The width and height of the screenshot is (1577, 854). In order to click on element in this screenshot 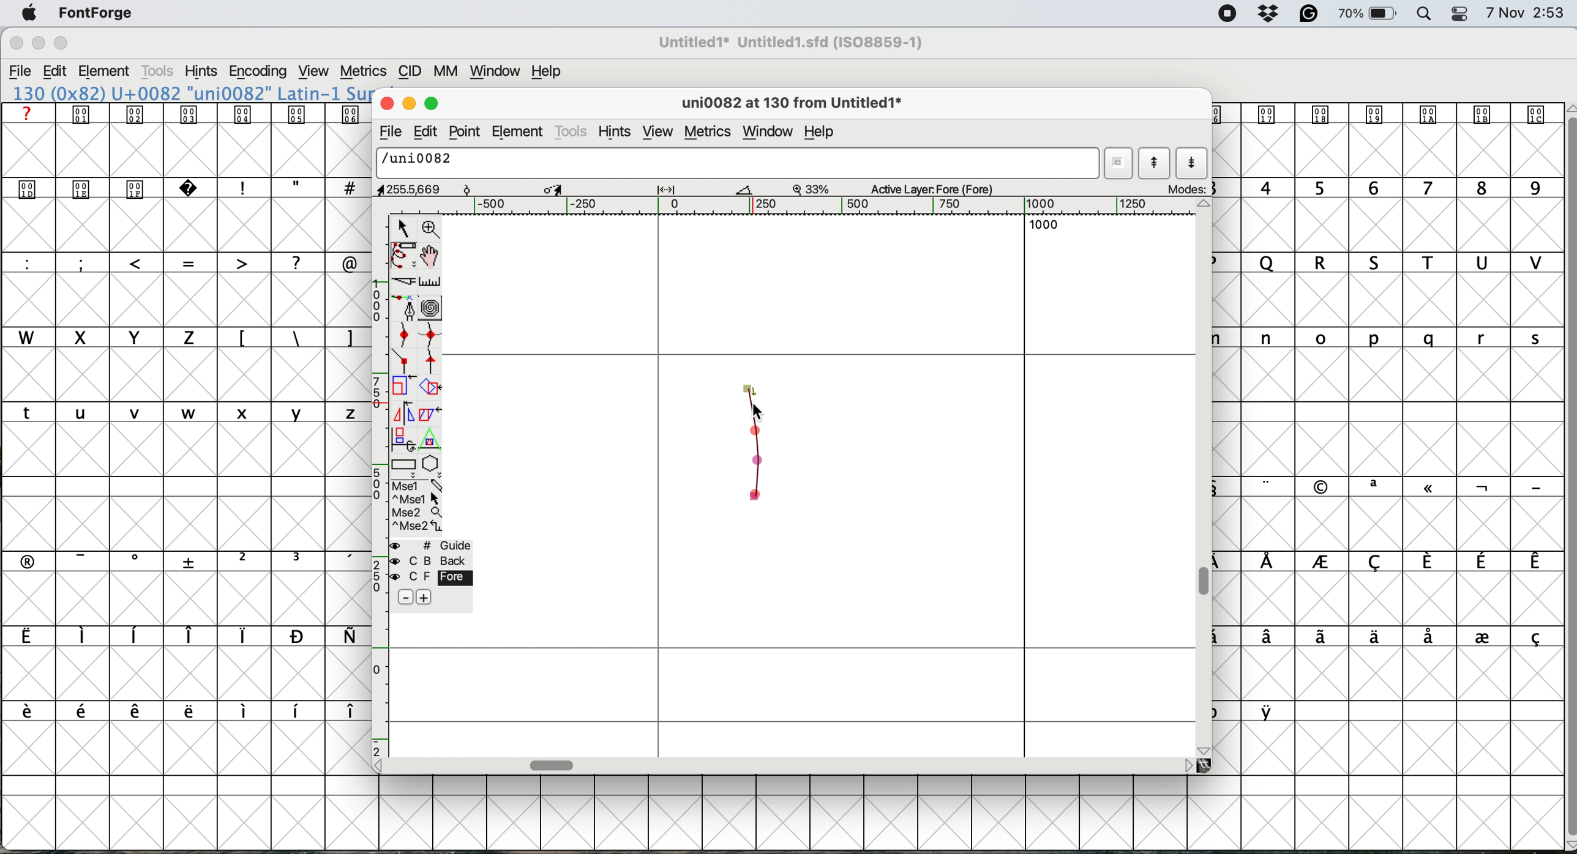, I will do `click(519, 132)`.